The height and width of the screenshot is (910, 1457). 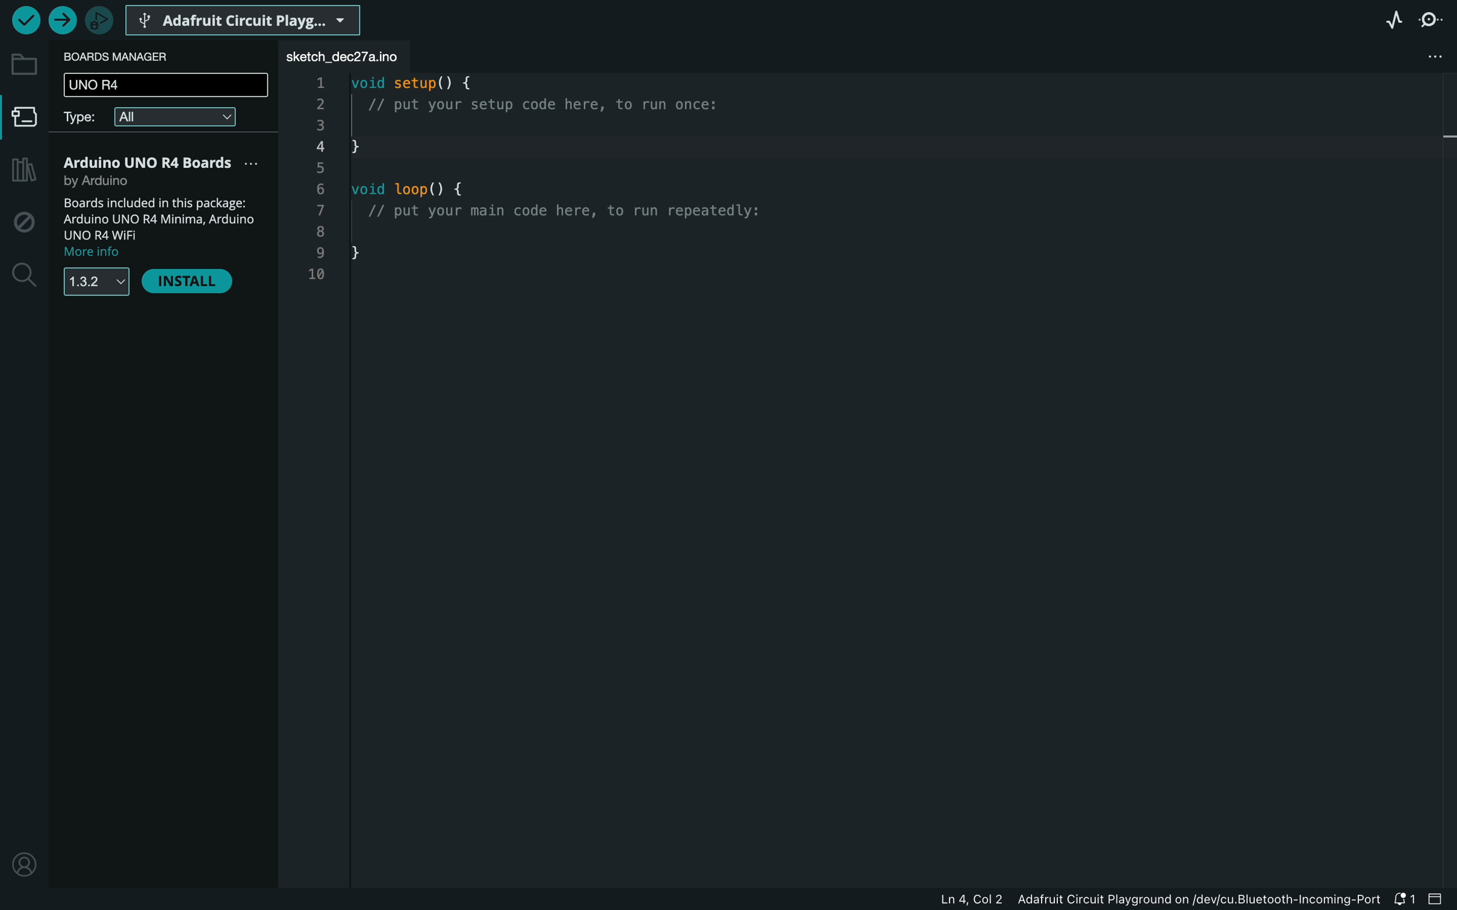 What do you see at coordinates (247, 18) in the screenshot?
I see `board selecter` at bounding box center [247, 18].